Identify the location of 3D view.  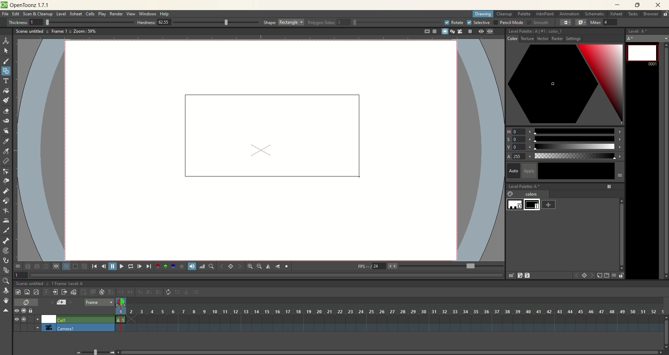
(451, 32).